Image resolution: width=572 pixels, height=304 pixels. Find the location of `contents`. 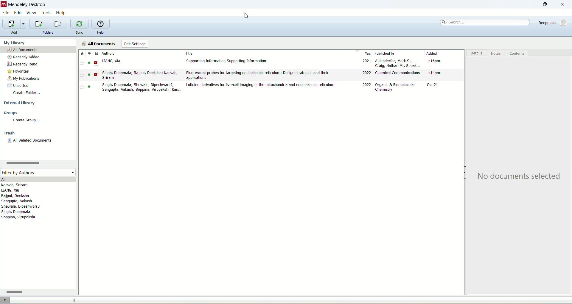

contents is located at coordinates (517, 54).